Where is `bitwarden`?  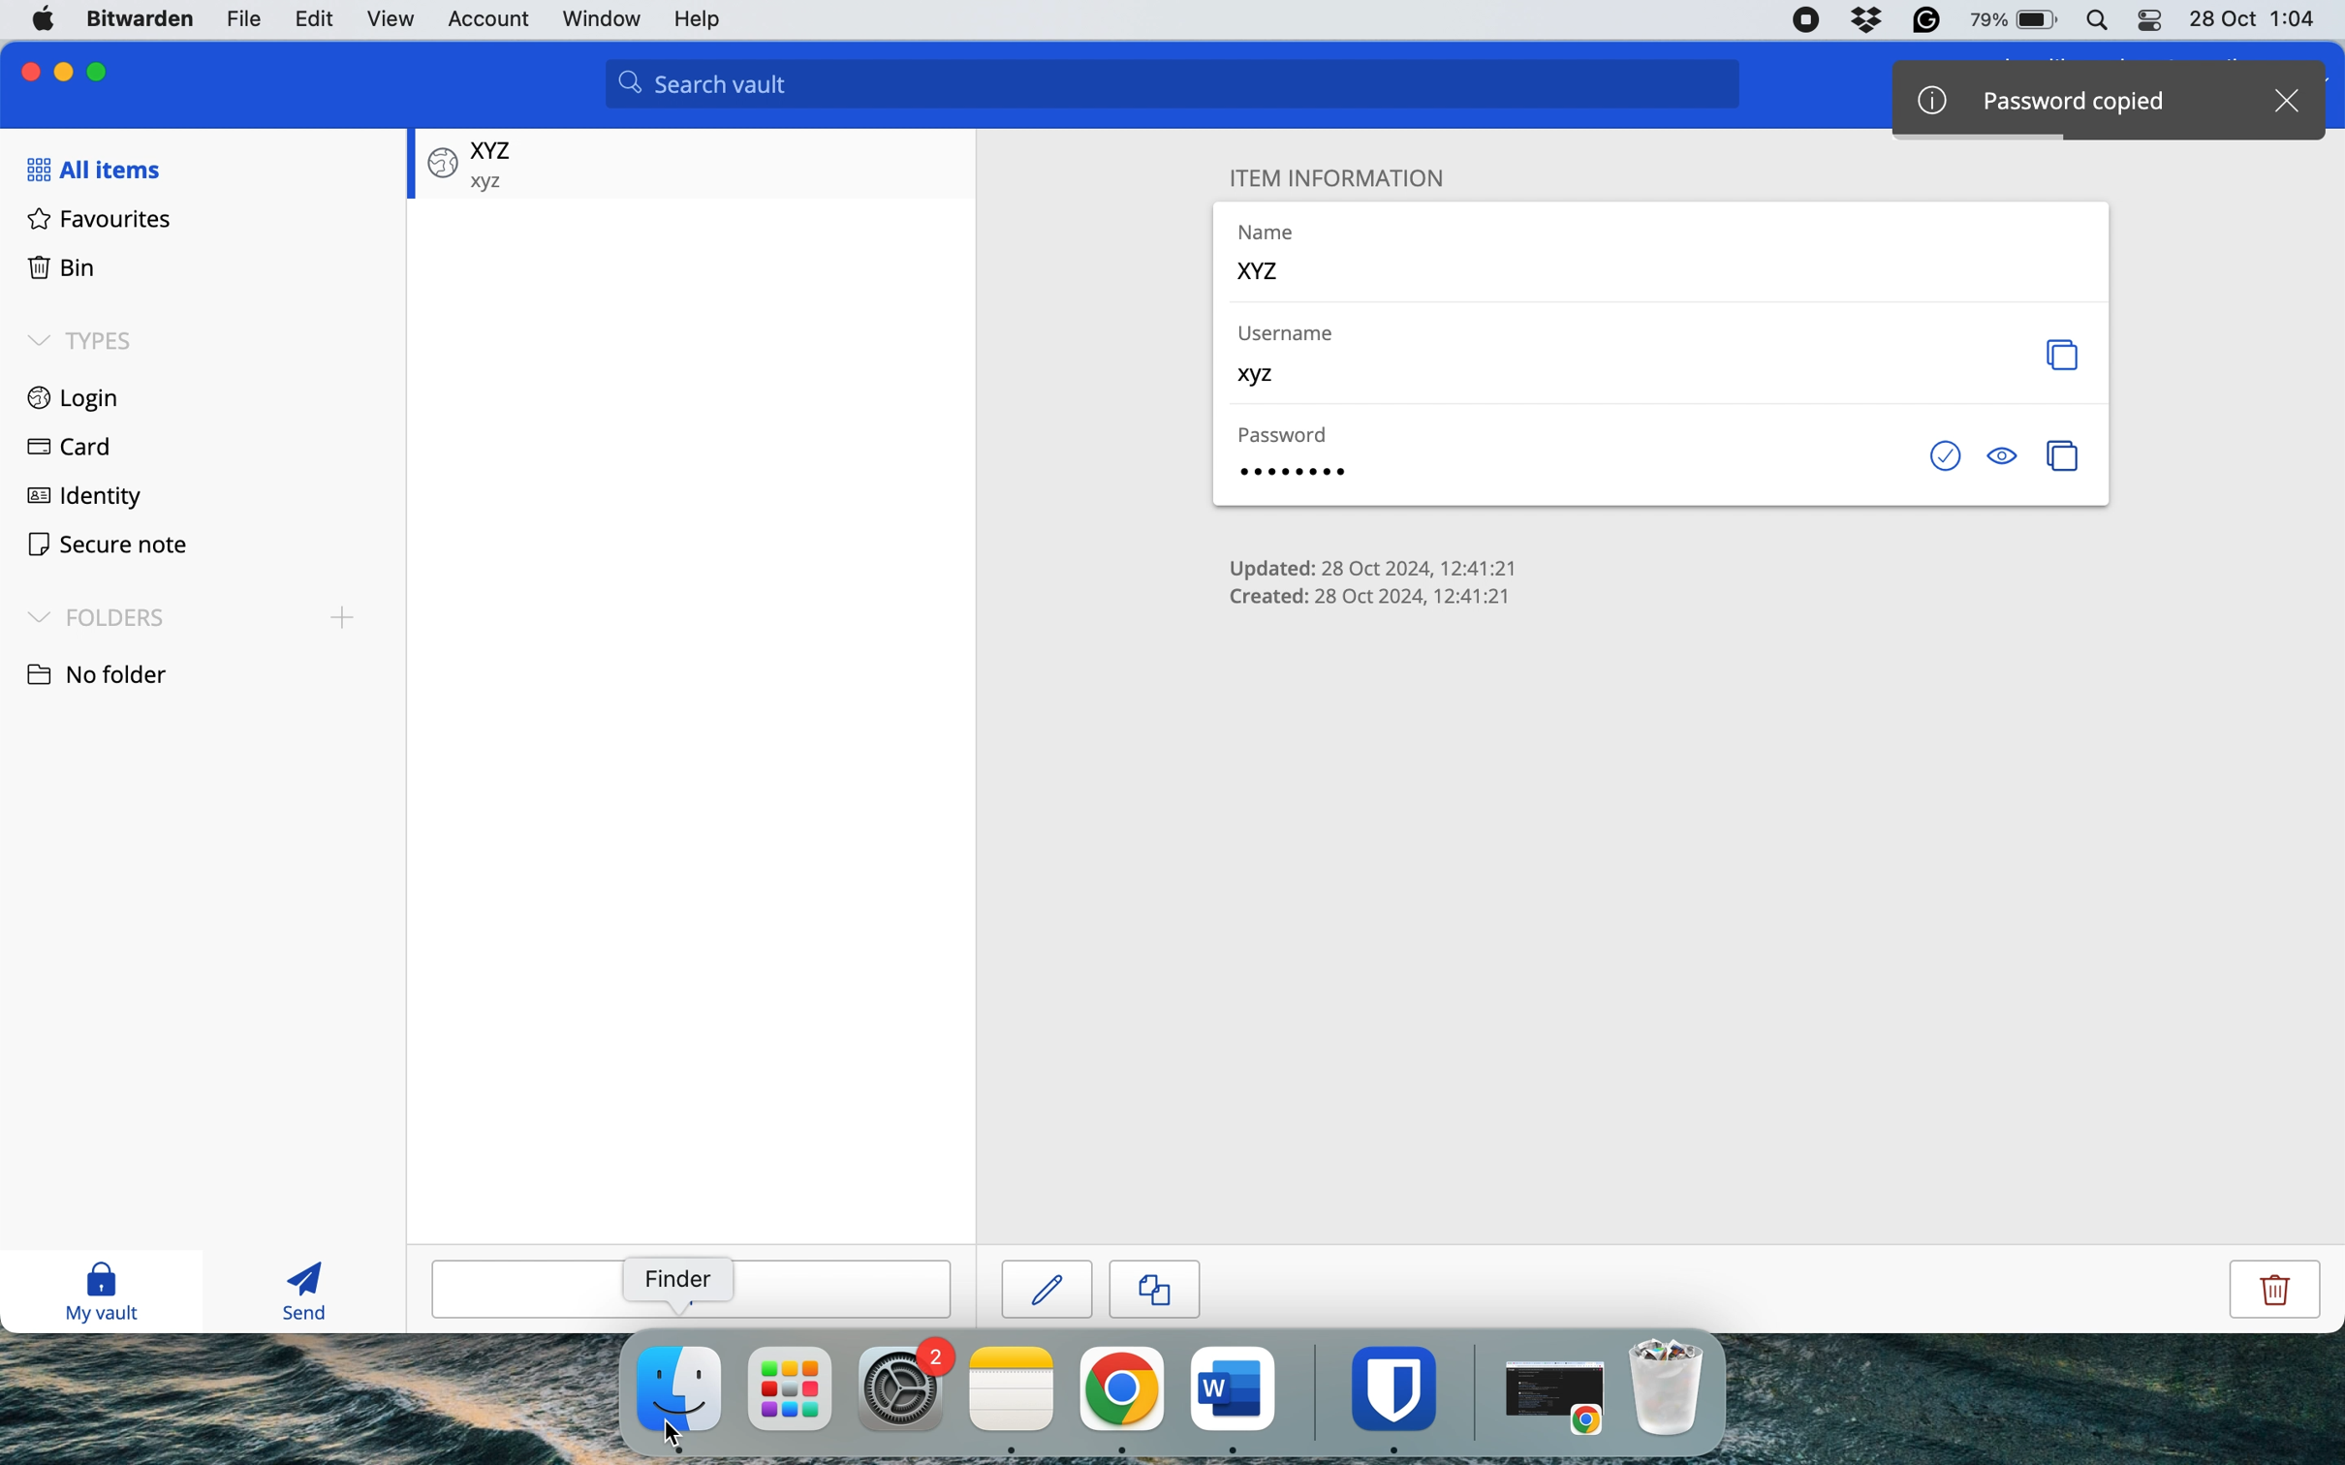
bitwarden is located at coordinates (1400, 1387).